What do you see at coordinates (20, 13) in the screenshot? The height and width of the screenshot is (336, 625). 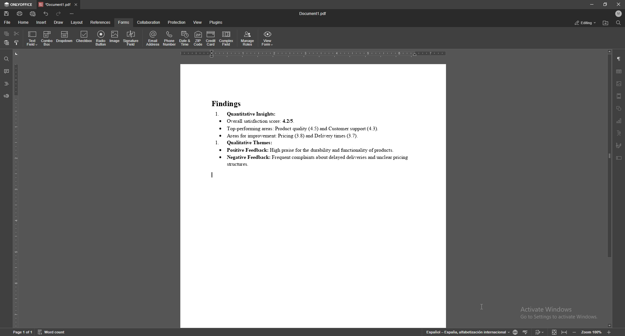 I see `print` at bounding box center [20, 13].